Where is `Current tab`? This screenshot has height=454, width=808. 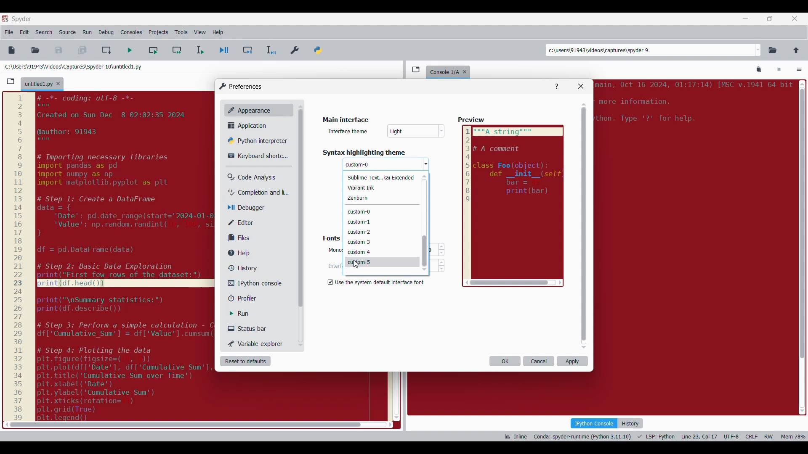
Current tab is located at coordinates (38, 84).